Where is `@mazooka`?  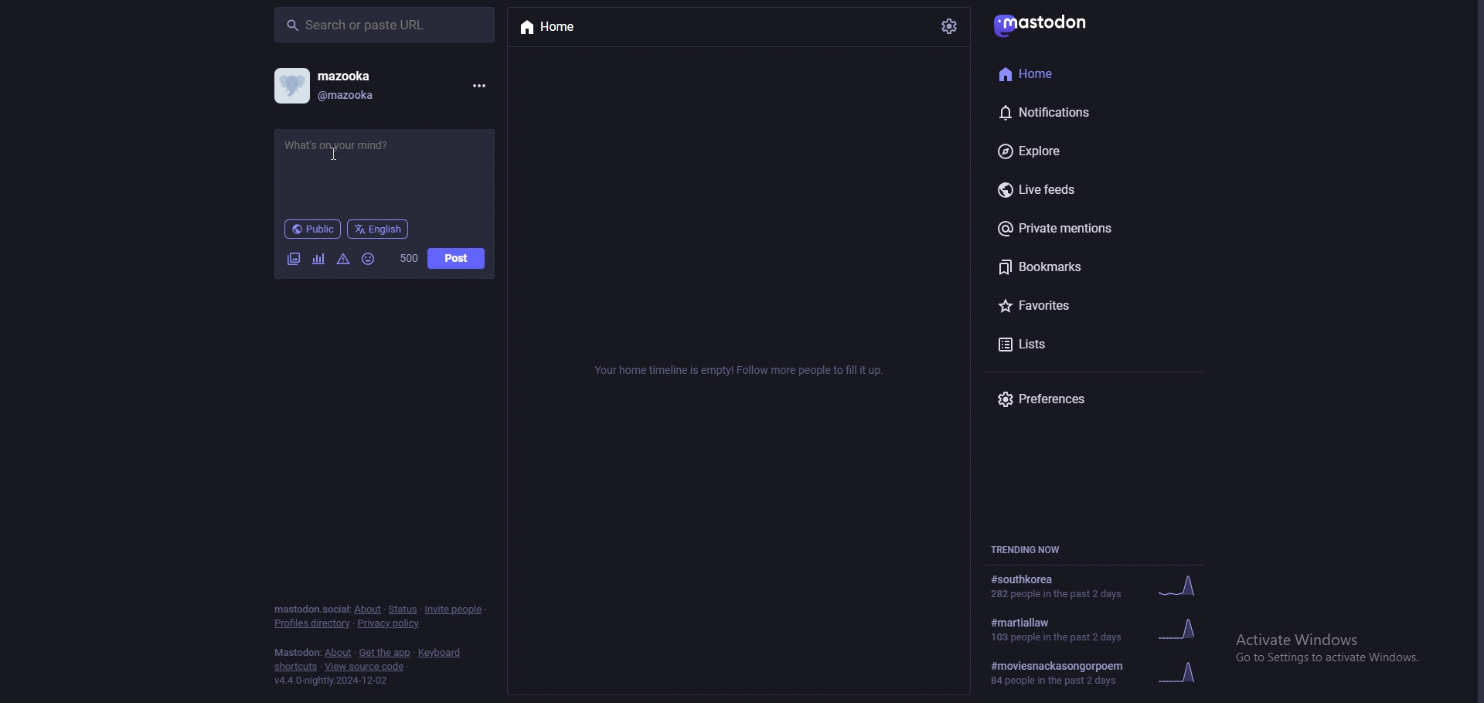
@mazooka is located at coordinates (359, 94).